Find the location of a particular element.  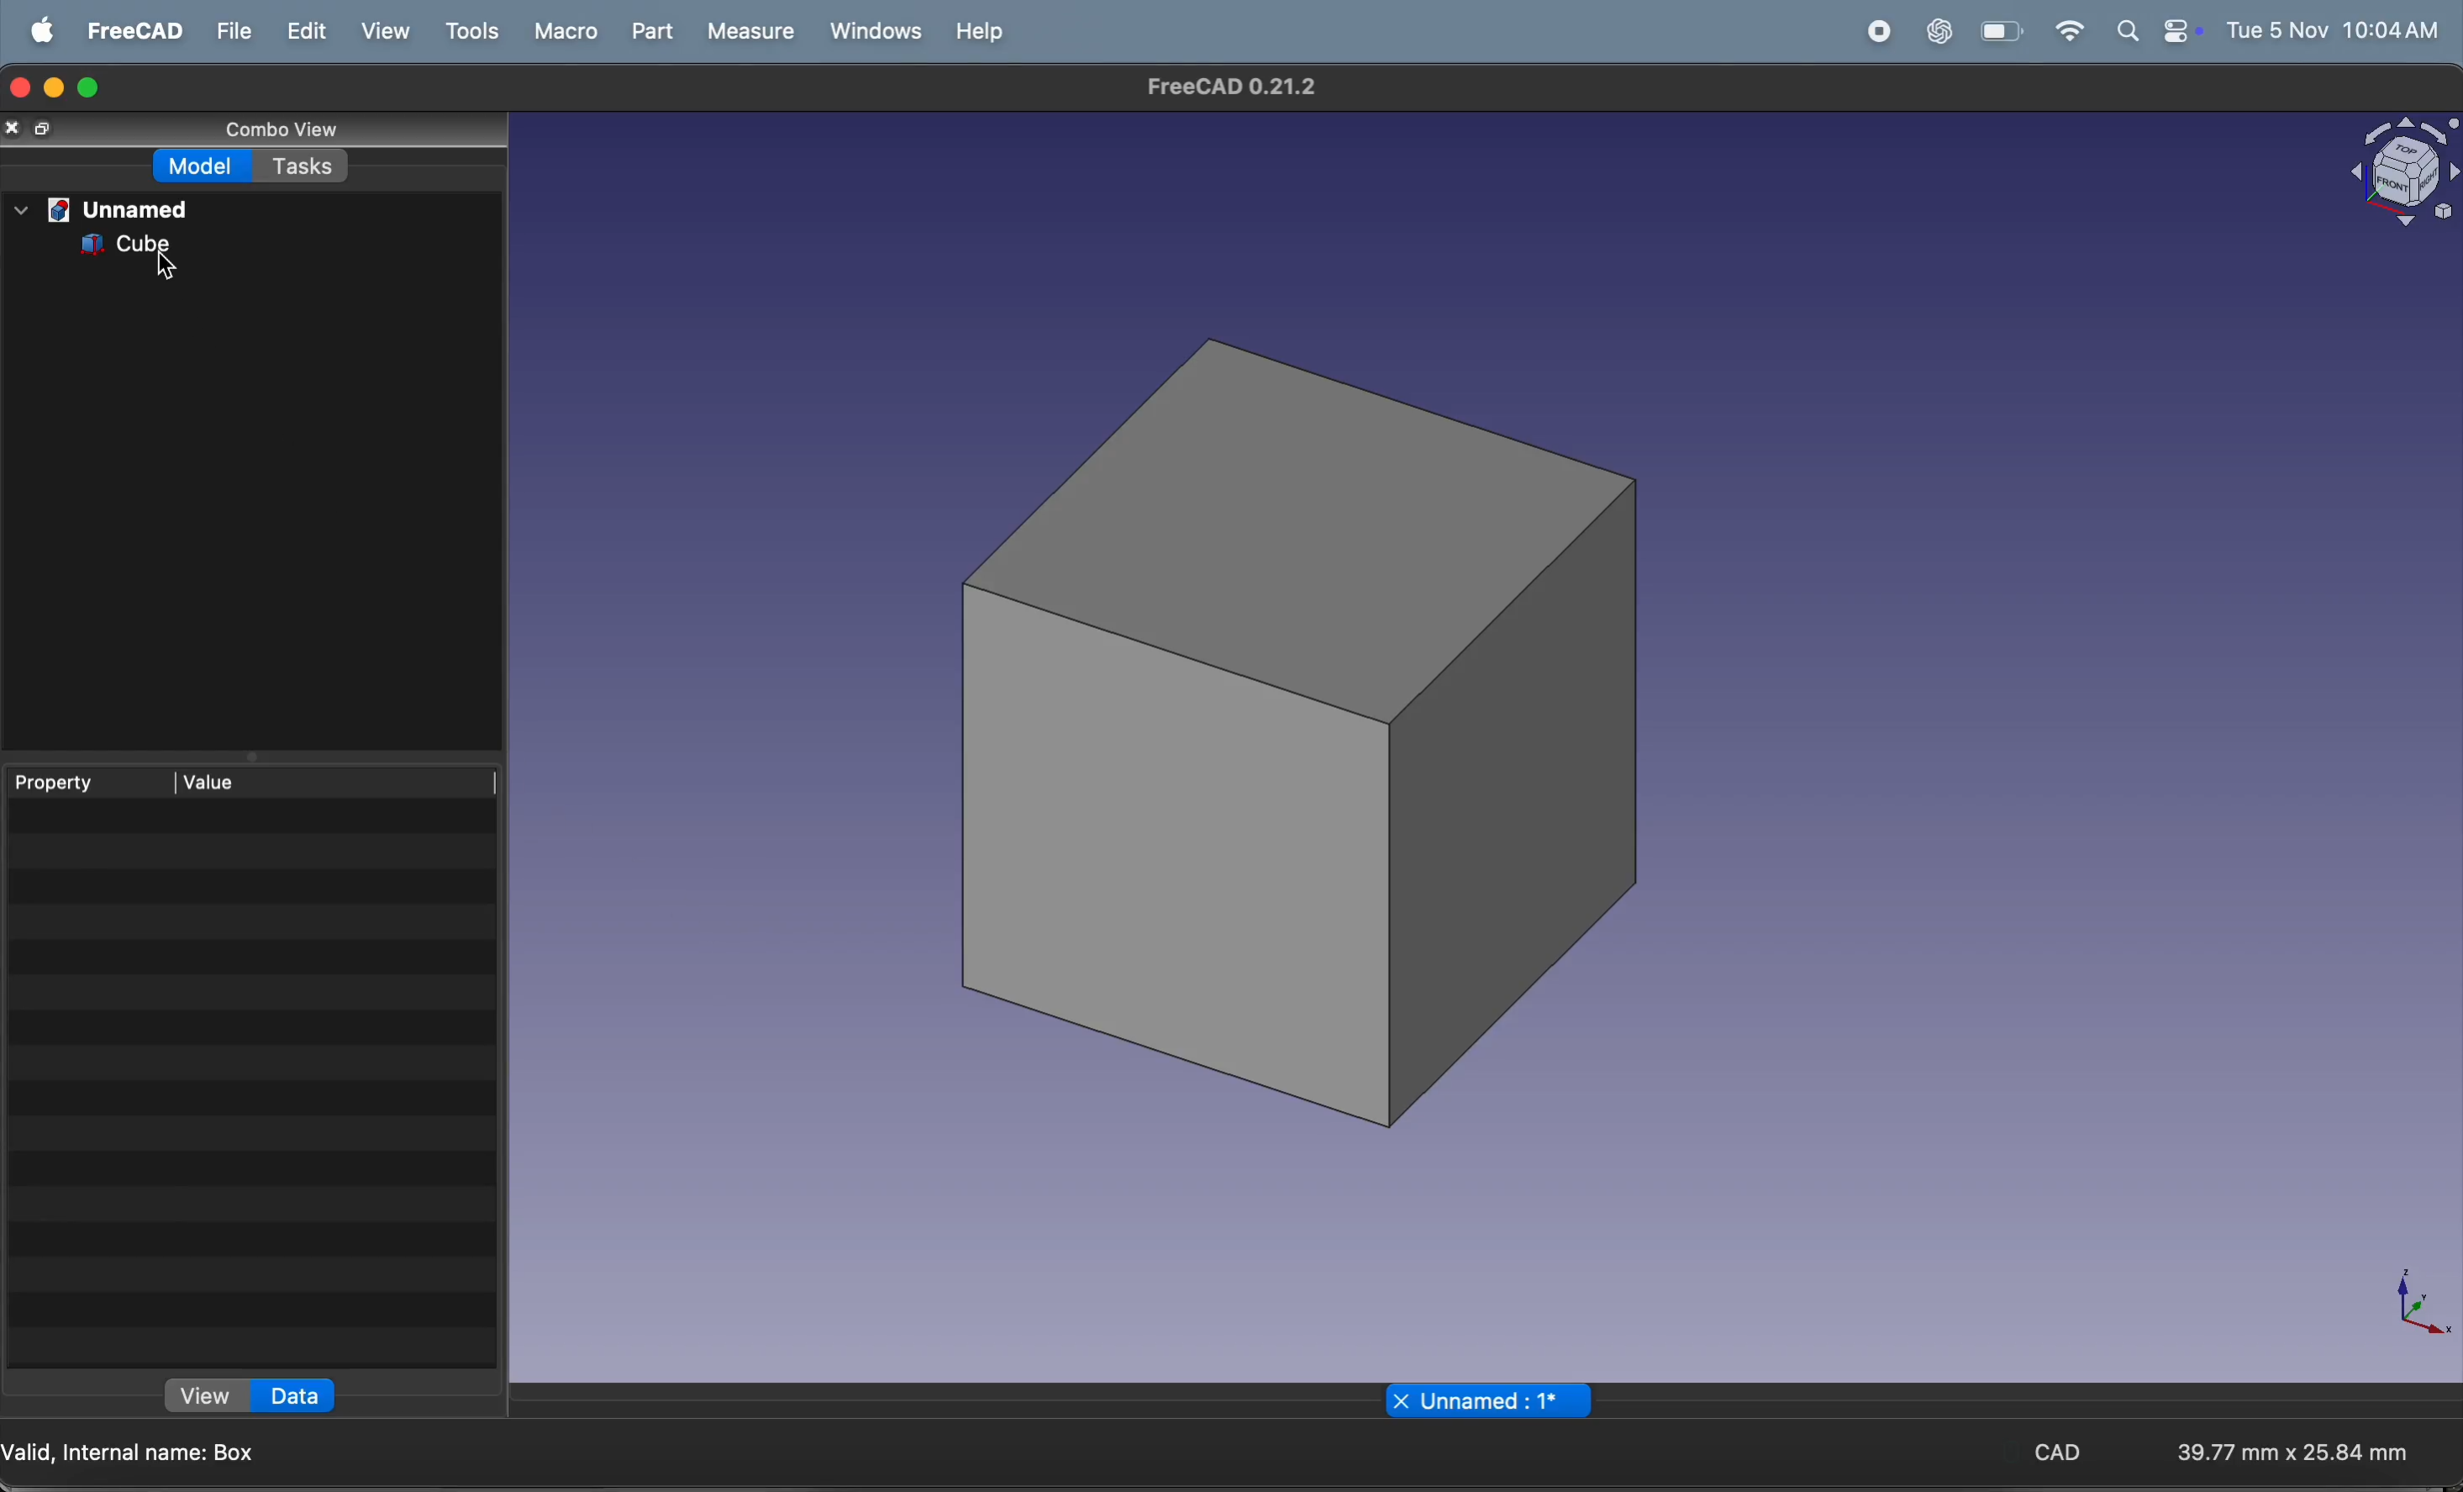

copy is located at coordinates (30, 133).